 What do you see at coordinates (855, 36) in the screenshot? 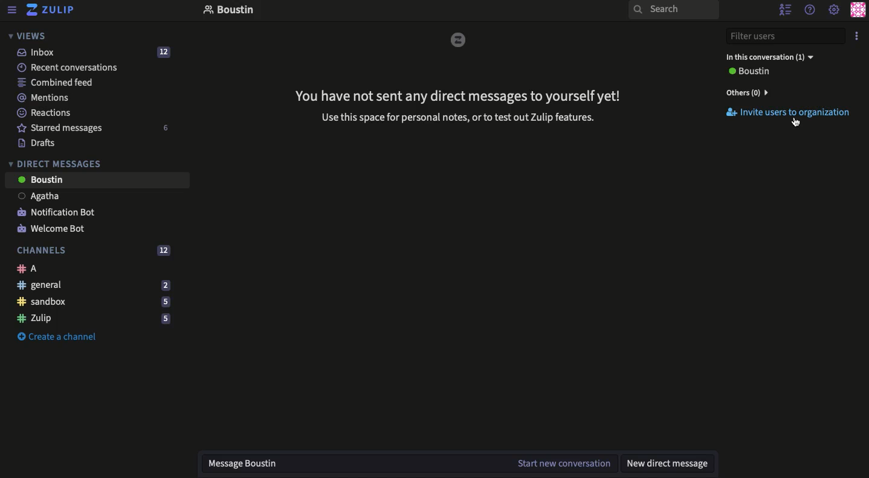
I see `Options` at bounding box center [855, 36].